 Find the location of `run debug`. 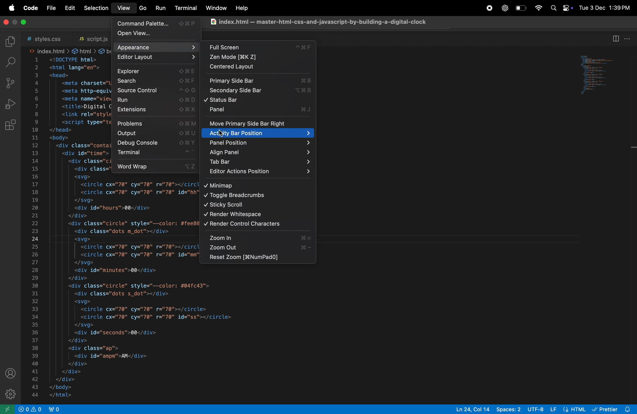

run debug is located at coordinates (11, 104).